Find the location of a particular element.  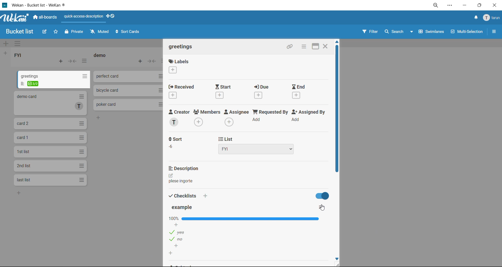

sort is located at coordinates (175, 142).